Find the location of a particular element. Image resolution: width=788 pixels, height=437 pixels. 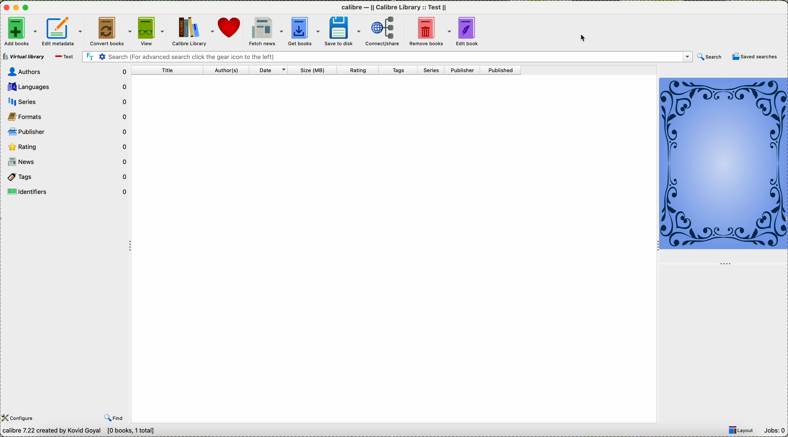

fletch news is located at coordinates (266, 31).